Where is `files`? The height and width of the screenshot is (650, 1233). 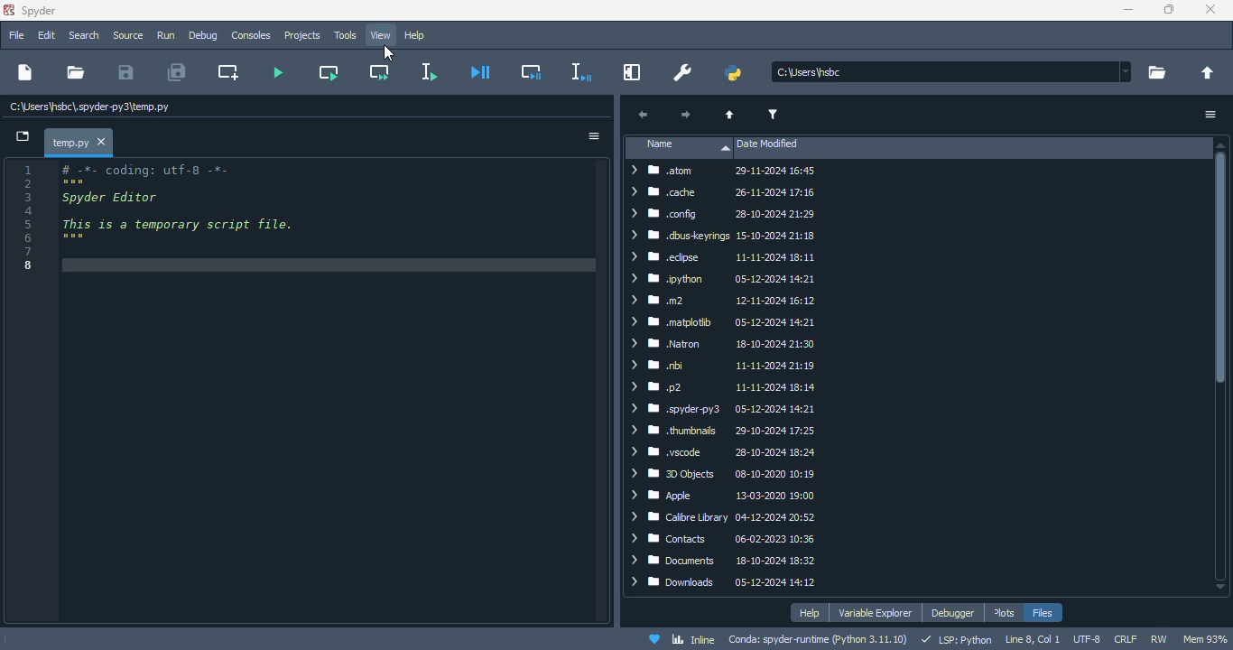 files is located at coordinates (1043, 613).